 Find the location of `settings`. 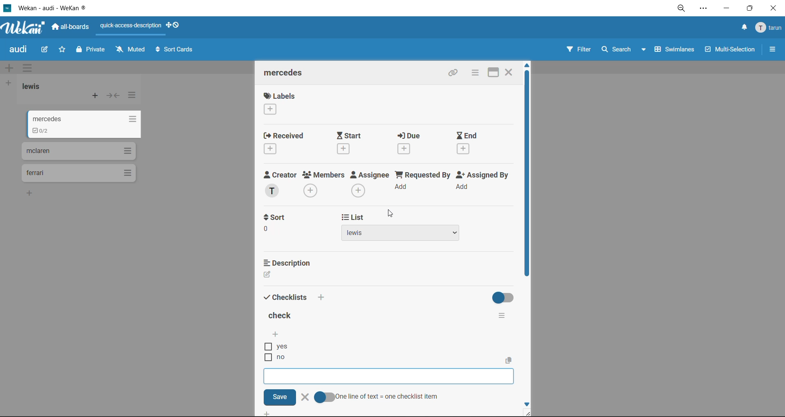

settings is located at coordinates (705, 10).